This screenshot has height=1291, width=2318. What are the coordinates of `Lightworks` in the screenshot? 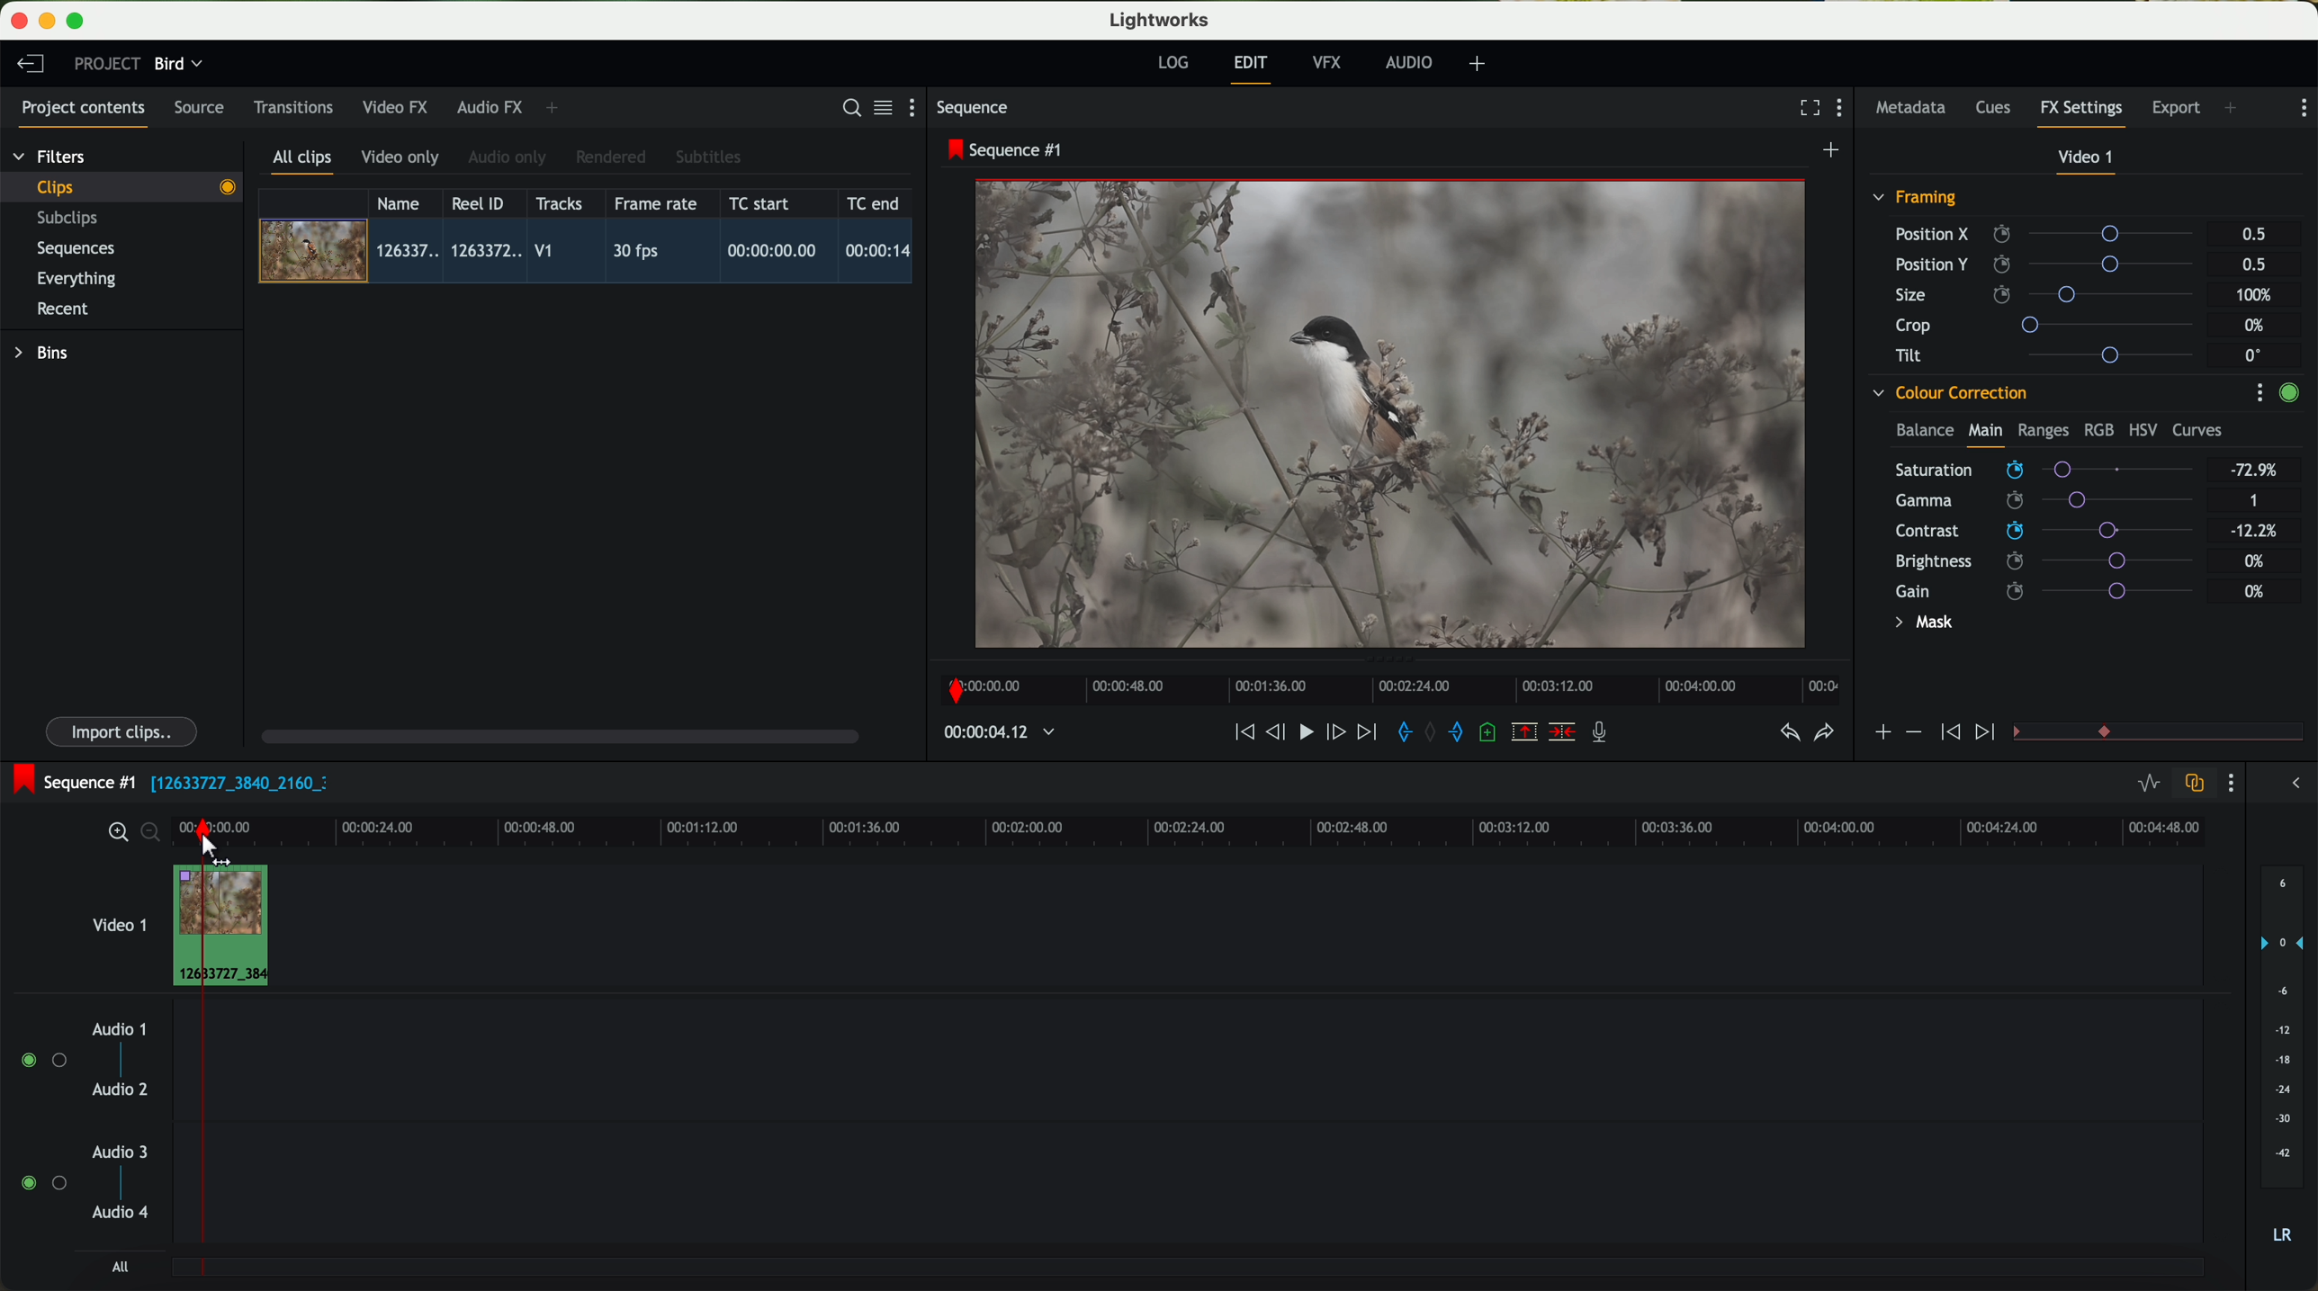 It's located at (1161, 19).